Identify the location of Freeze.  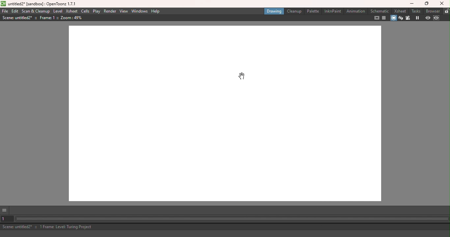
(416, 18).